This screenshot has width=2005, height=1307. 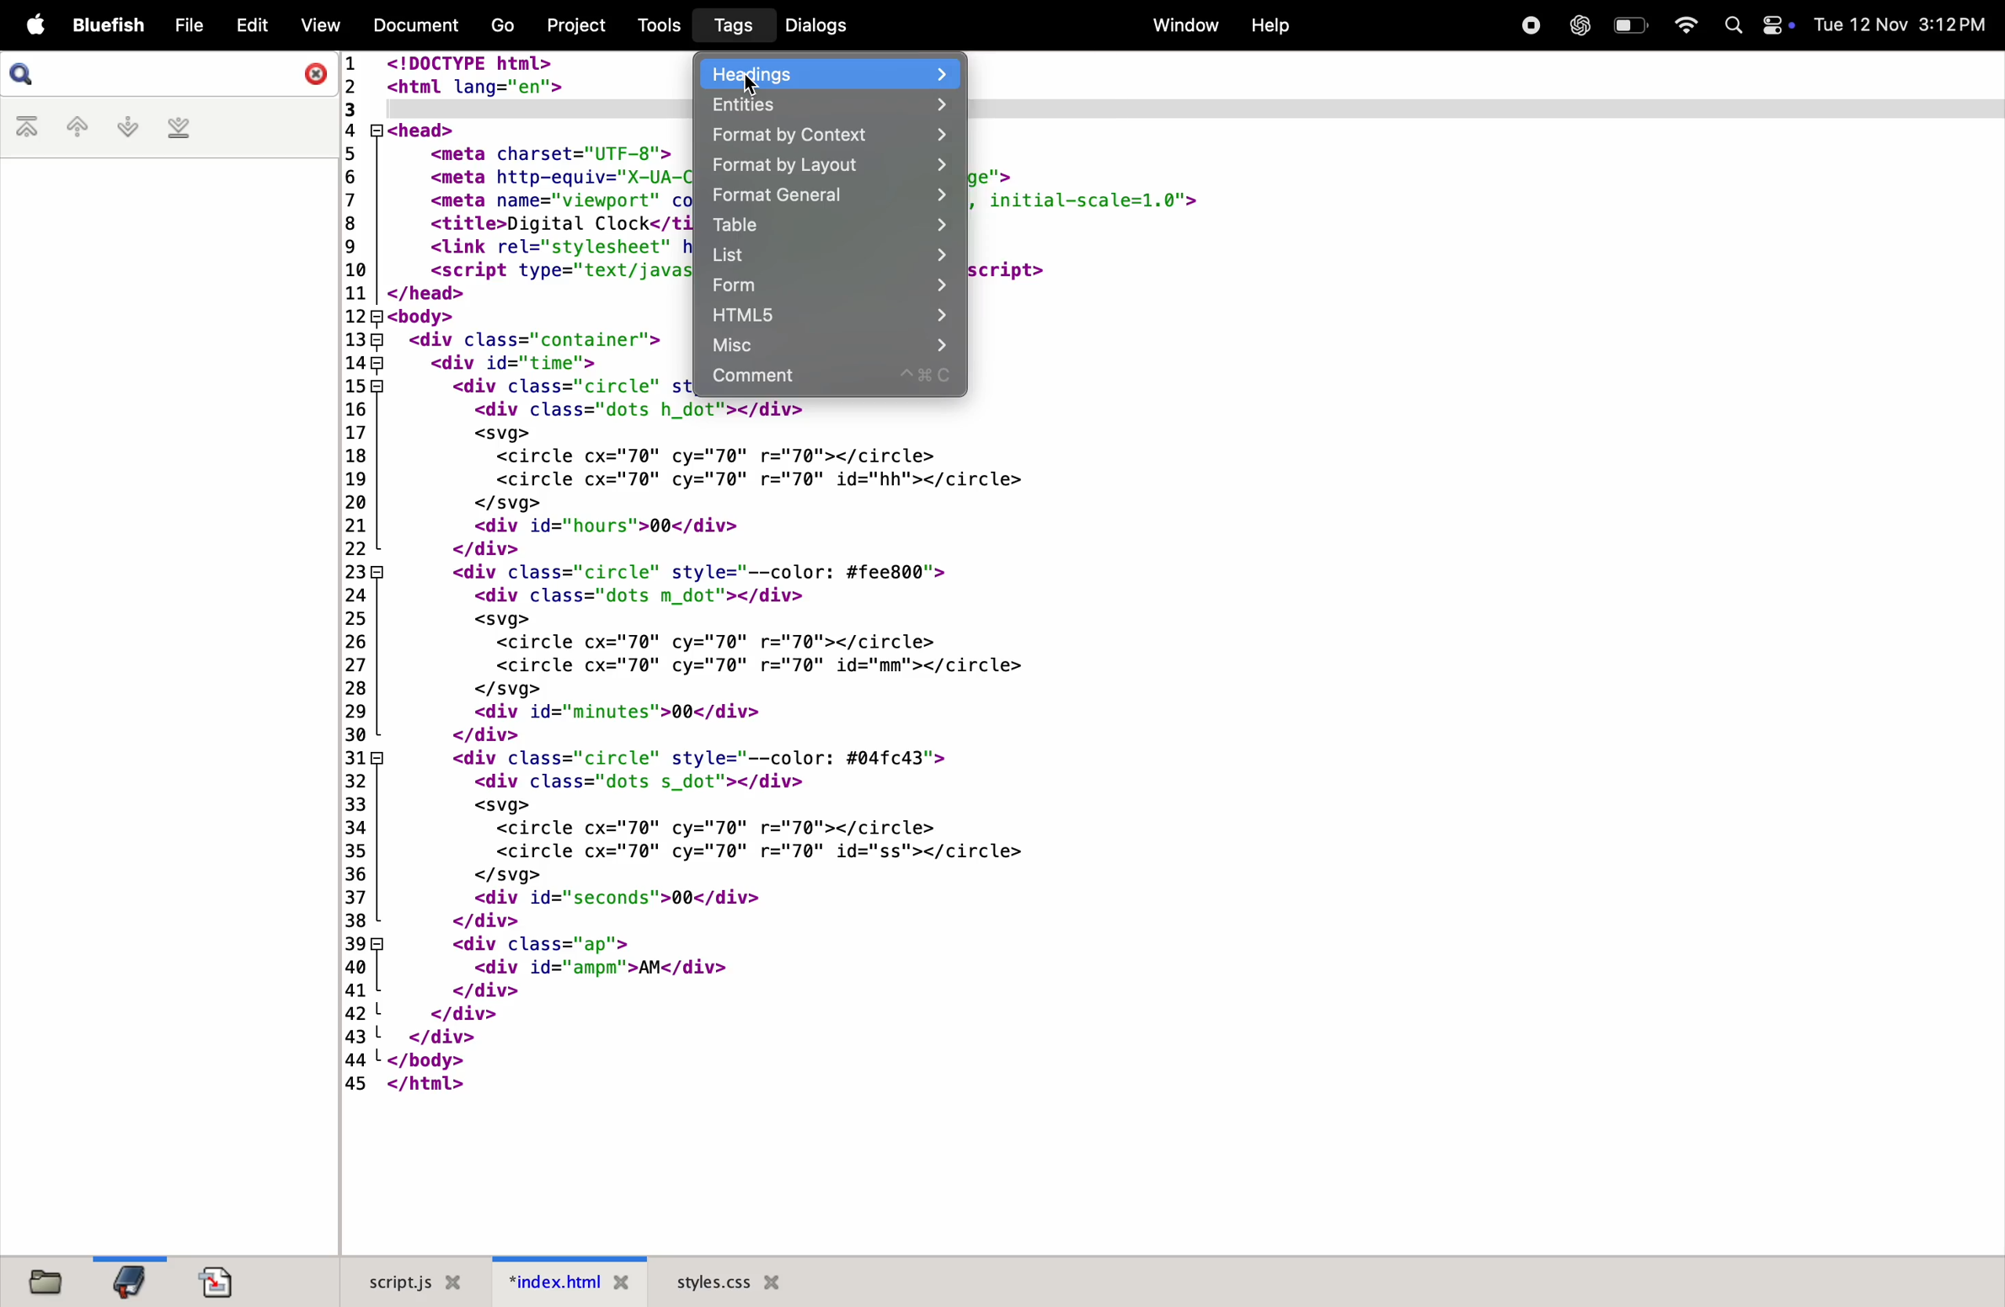 I want to click on first book mark, so click(x=30, y=128).